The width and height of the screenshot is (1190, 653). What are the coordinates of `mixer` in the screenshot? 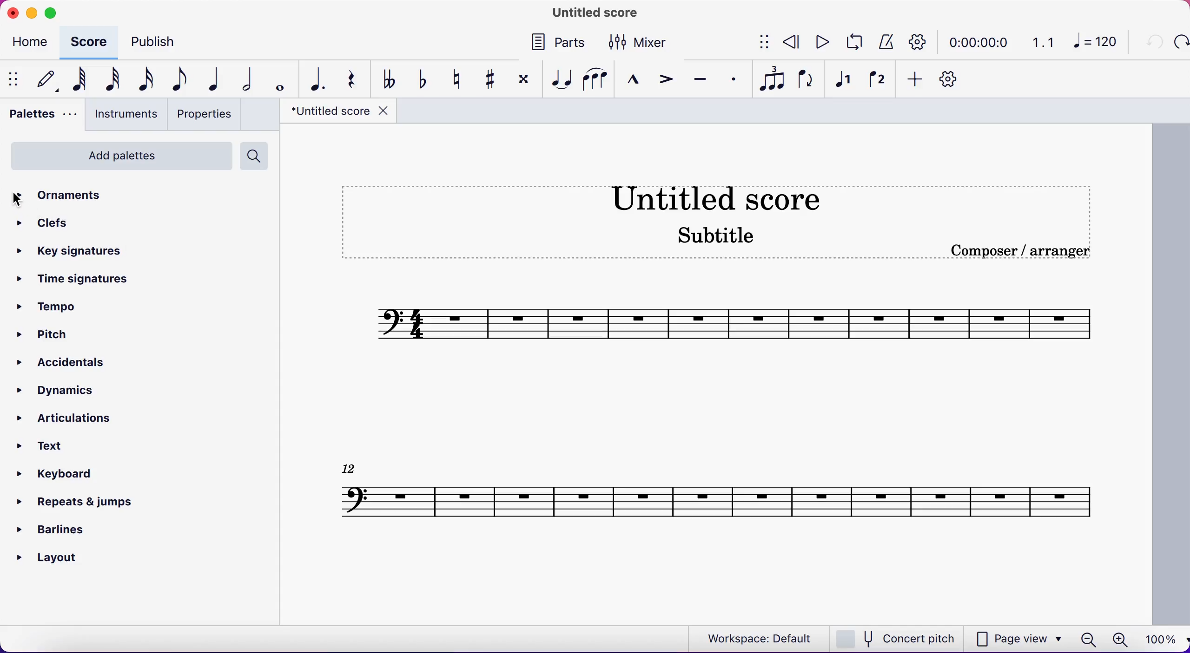 It's located at (645, 42).